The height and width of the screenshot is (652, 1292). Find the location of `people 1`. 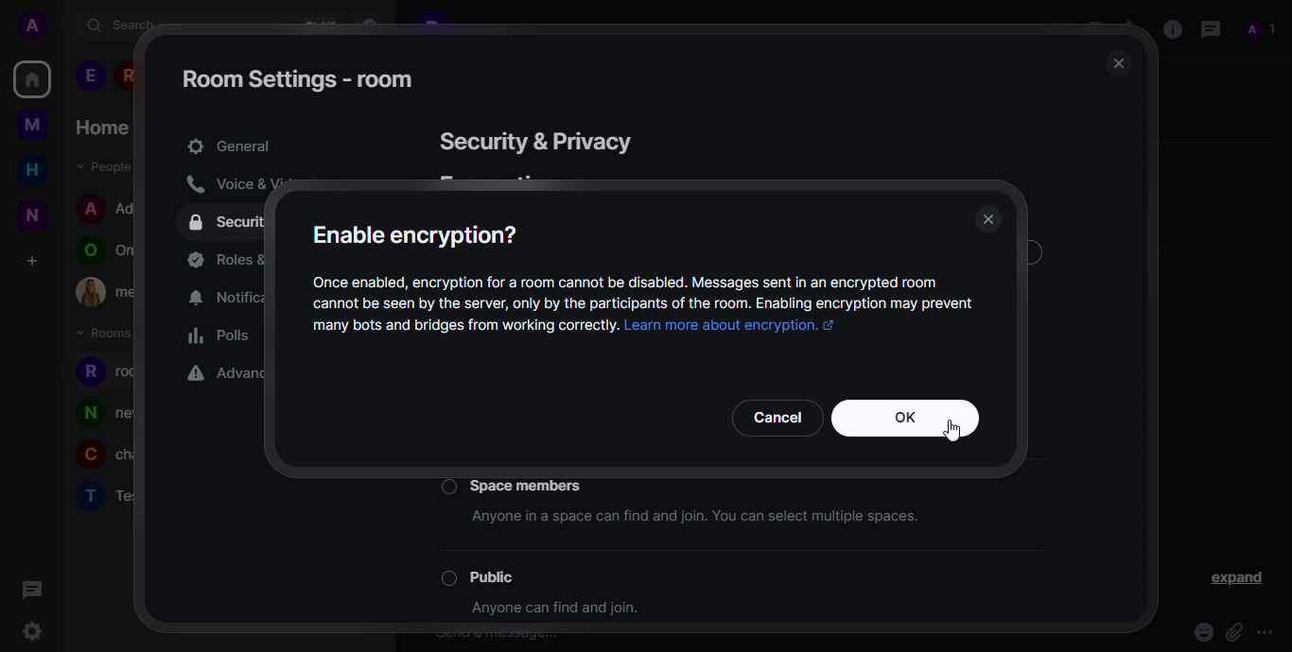

people 1 is located at coordinates (90, 76).